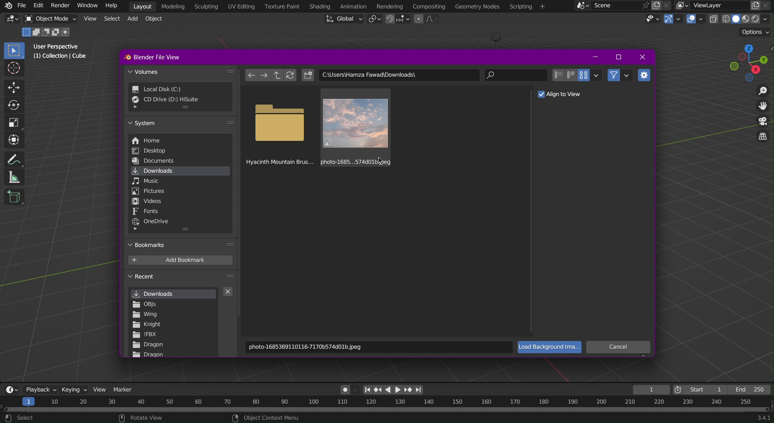 The image size is (774, 423). Describe the element at coordinates (111, 19) in the screenshot. I see `Select` at that location.